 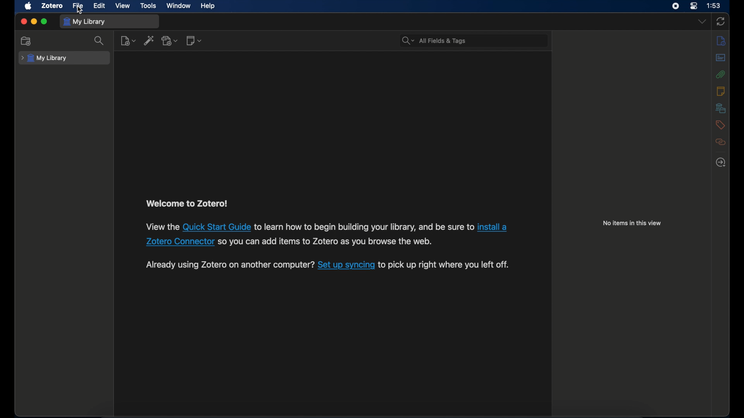 I want to click on view, so click(x=123, y=6).